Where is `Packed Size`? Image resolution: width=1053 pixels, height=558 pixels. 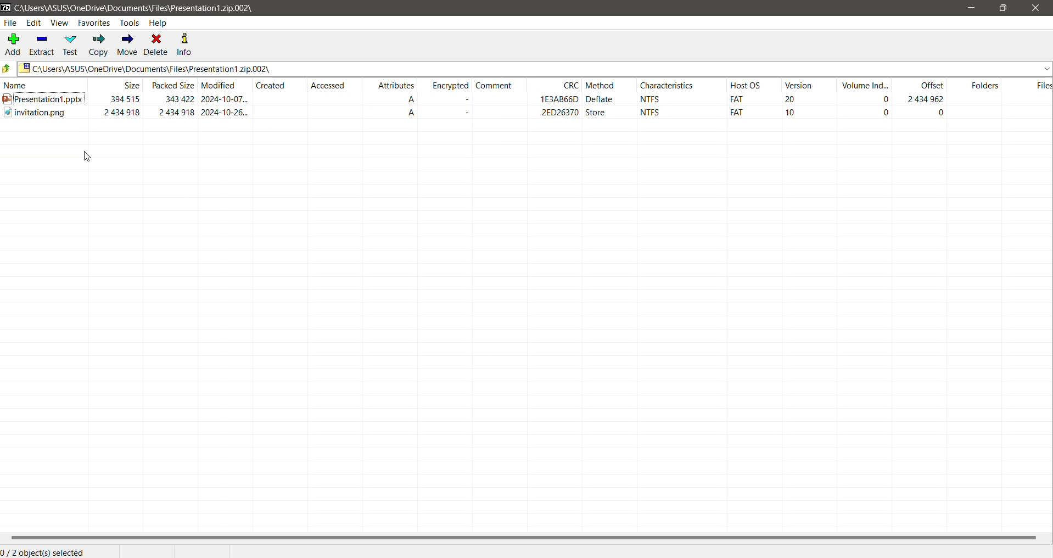
Packed Size is located at coordinates (171, 85).